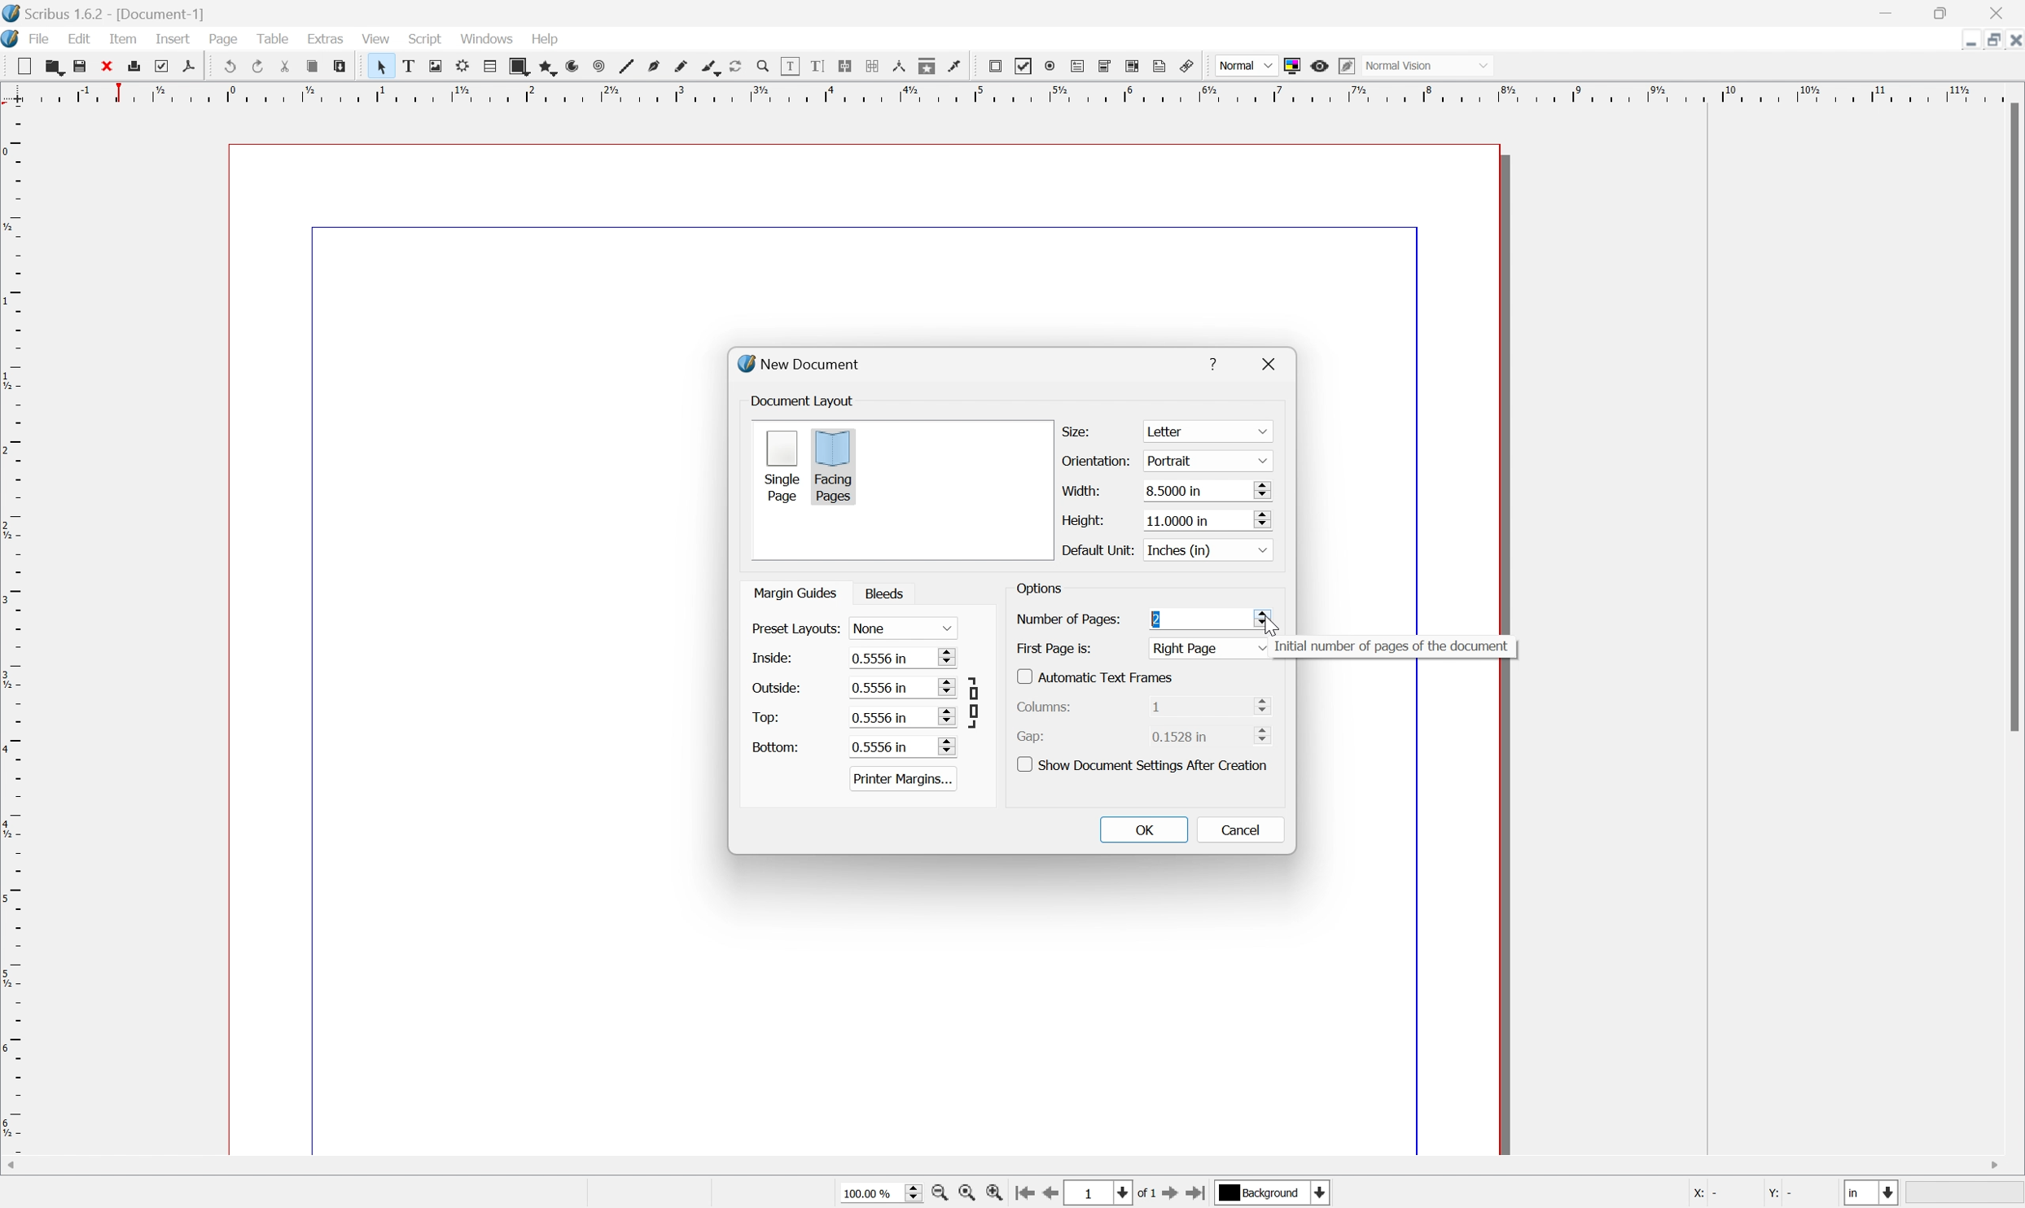 This screenshot has width=2025, height=1208. Describe the element at coordinates (1107, 64) in the screenshot. I see `pdf combo box` at that location.